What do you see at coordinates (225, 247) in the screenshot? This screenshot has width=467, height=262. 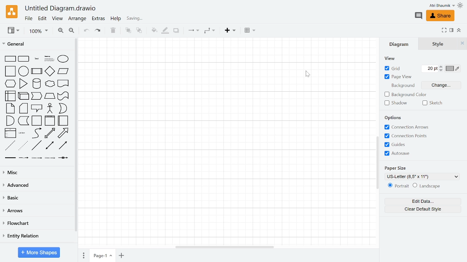 I see `Horizontal scrollbar` at bounding box center [225, 247].